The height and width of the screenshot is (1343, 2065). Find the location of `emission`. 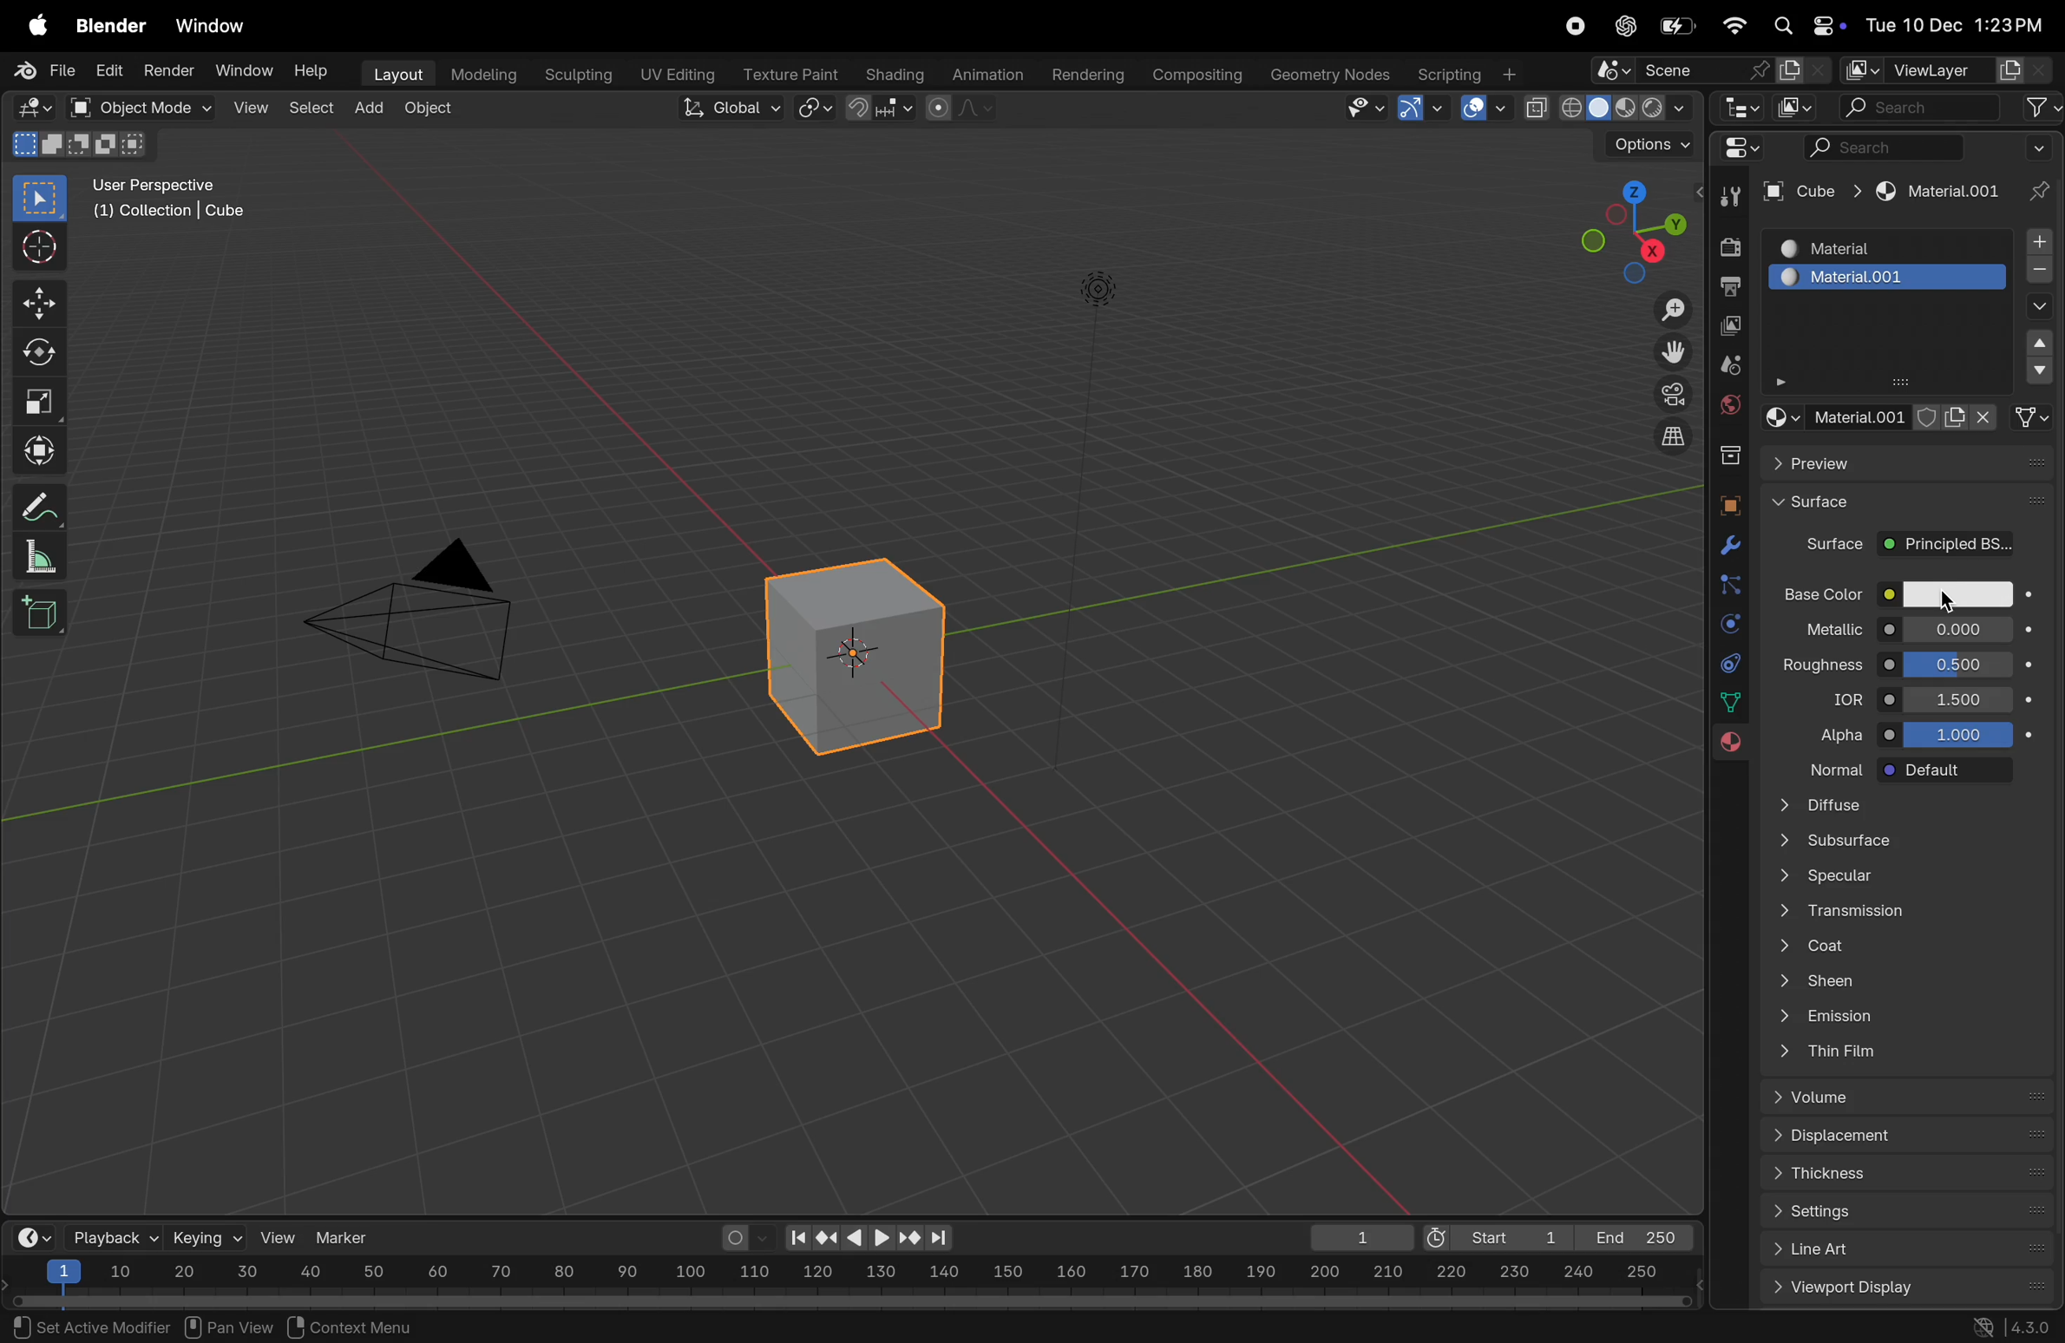

emission is located at coordinates (1906, 1015).